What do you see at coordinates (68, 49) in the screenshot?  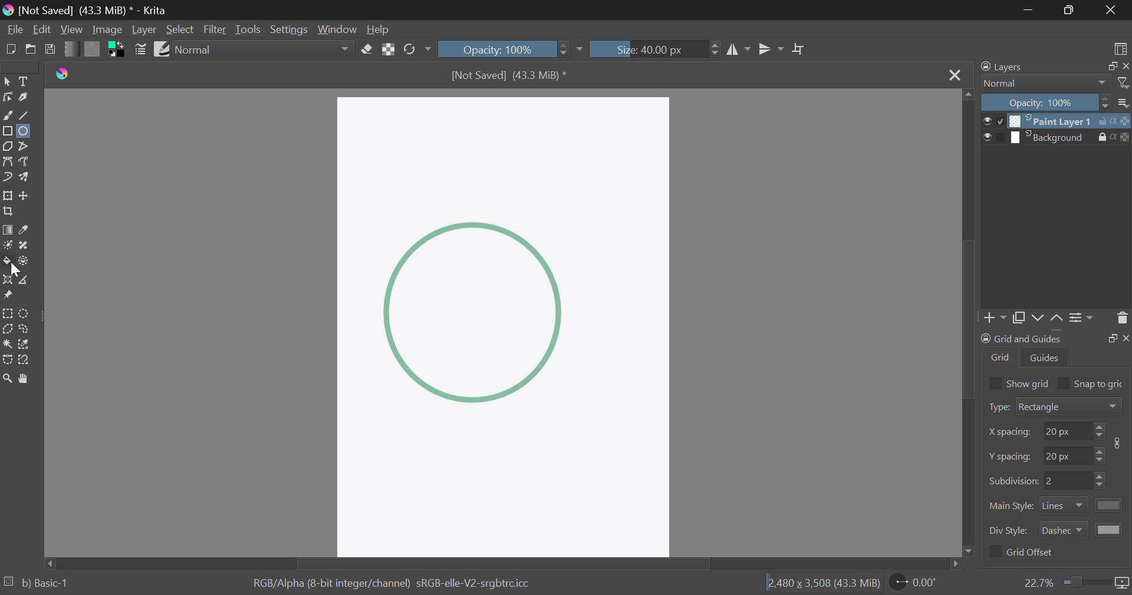 I see `Gradient` at bounding box center [68, 49].